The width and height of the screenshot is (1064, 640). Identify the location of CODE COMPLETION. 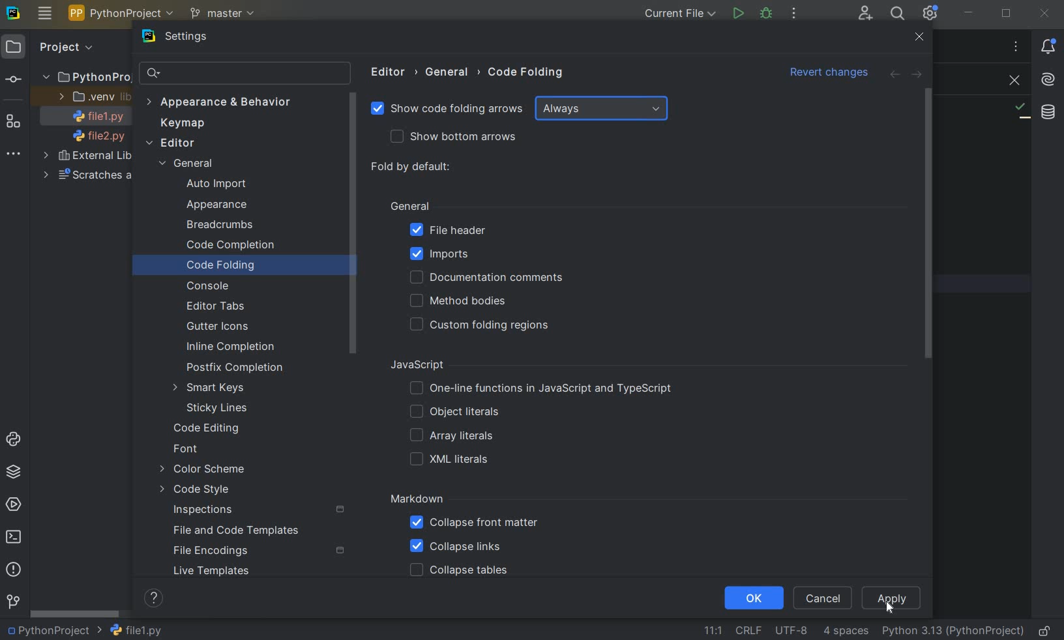
(230, 246).